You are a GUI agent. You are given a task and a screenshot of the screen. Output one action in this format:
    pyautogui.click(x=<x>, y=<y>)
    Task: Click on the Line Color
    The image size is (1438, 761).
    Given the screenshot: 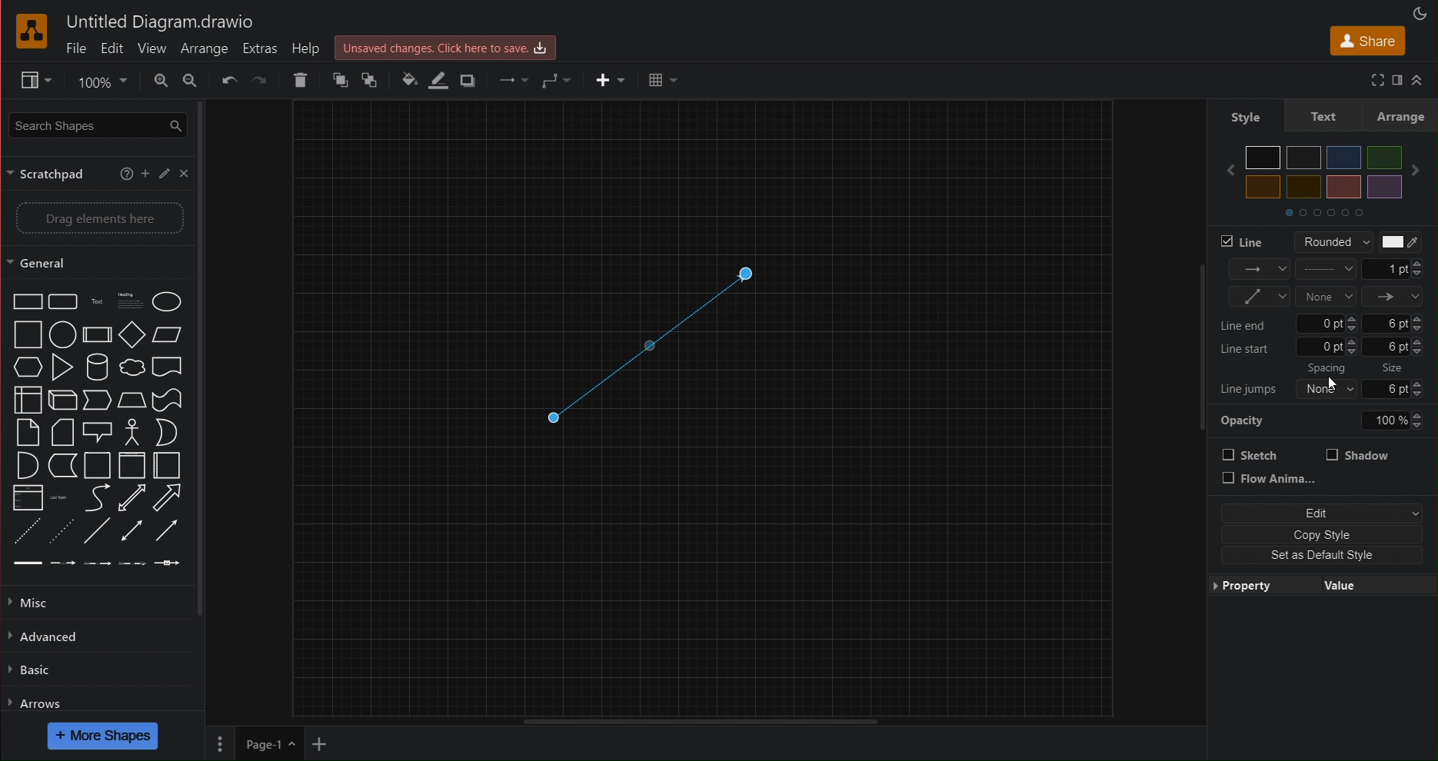 What is the action you would take?
    pyautogui.click(x=1399, y=242)
    